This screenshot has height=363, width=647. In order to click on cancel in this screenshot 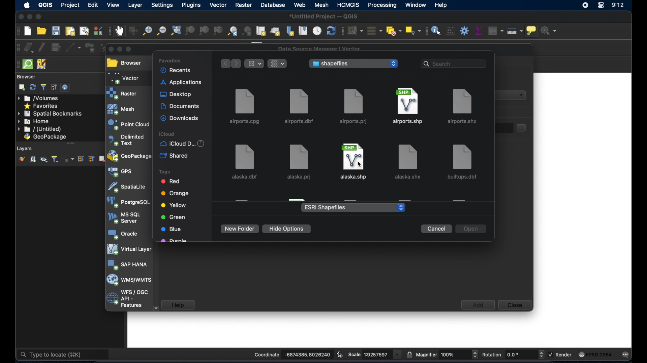, I will do `click(436, 229)`.